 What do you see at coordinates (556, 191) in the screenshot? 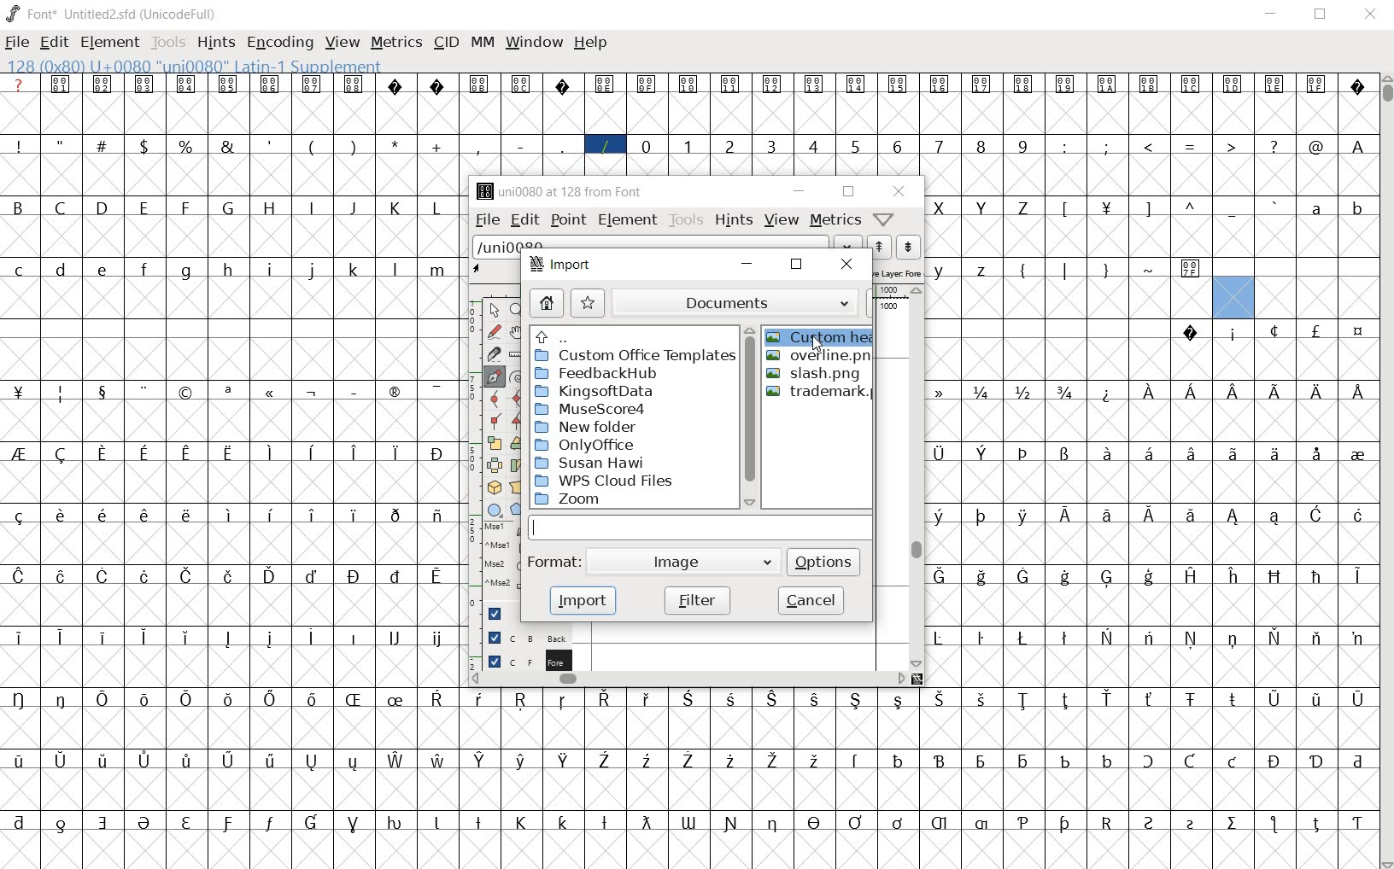
I see `glyph name` at bounding box center [556, 191].